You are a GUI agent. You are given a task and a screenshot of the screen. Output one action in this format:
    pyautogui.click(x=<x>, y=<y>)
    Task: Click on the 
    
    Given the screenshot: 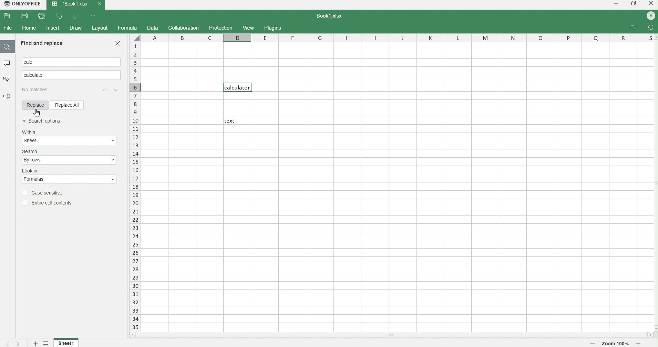 What is the action you would take?
    pyautogui.click(x=22, y=218)
    